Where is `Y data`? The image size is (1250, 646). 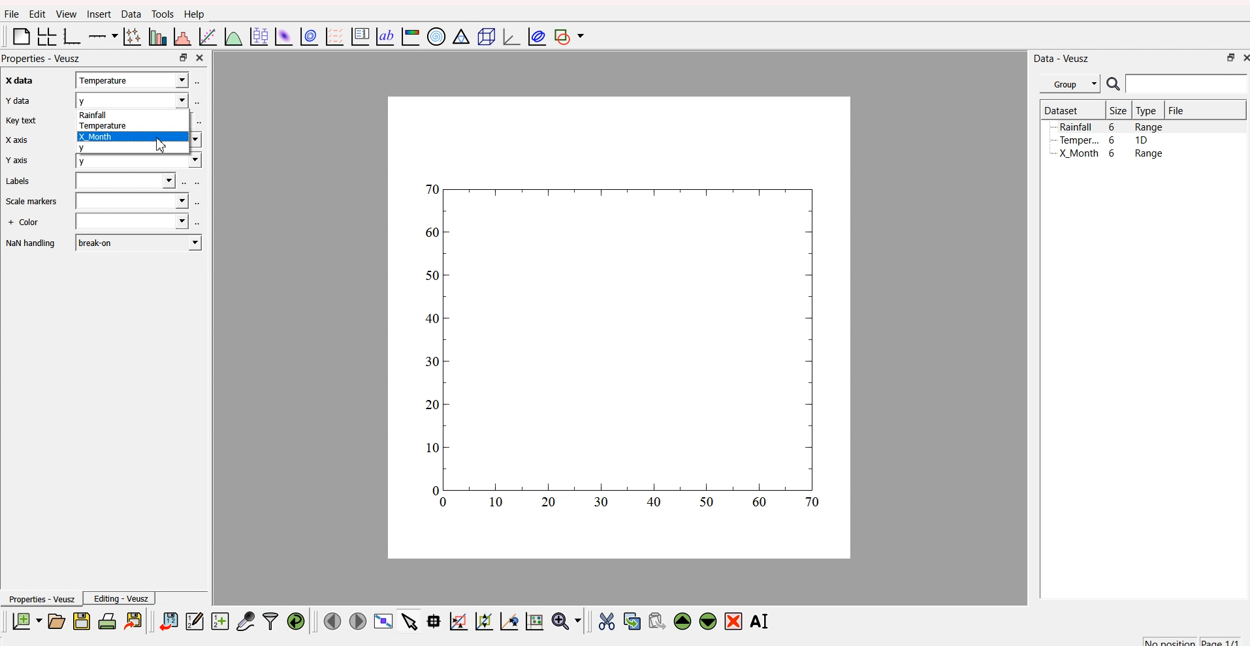
Y data is located at coordinates (17, 102).